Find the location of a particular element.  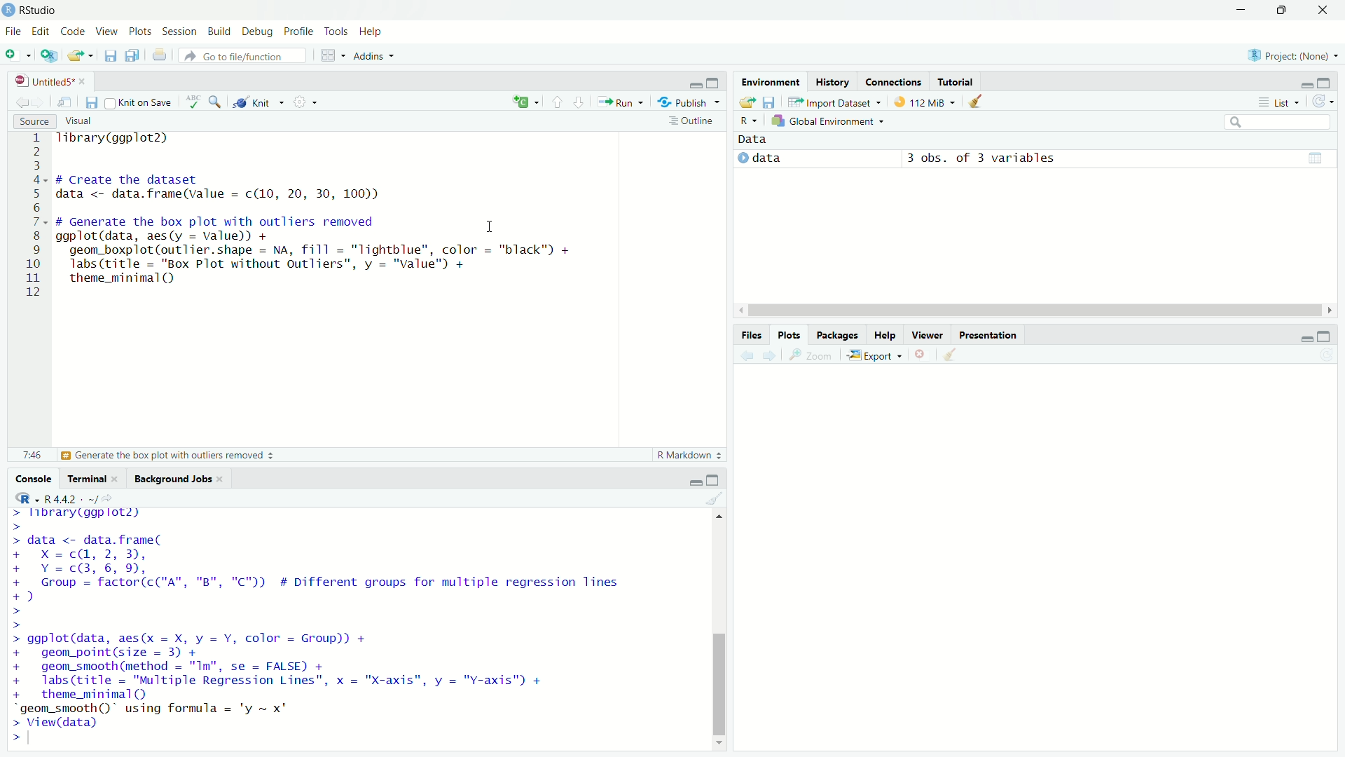

Background Jobs is located at coordinates (181, 479).